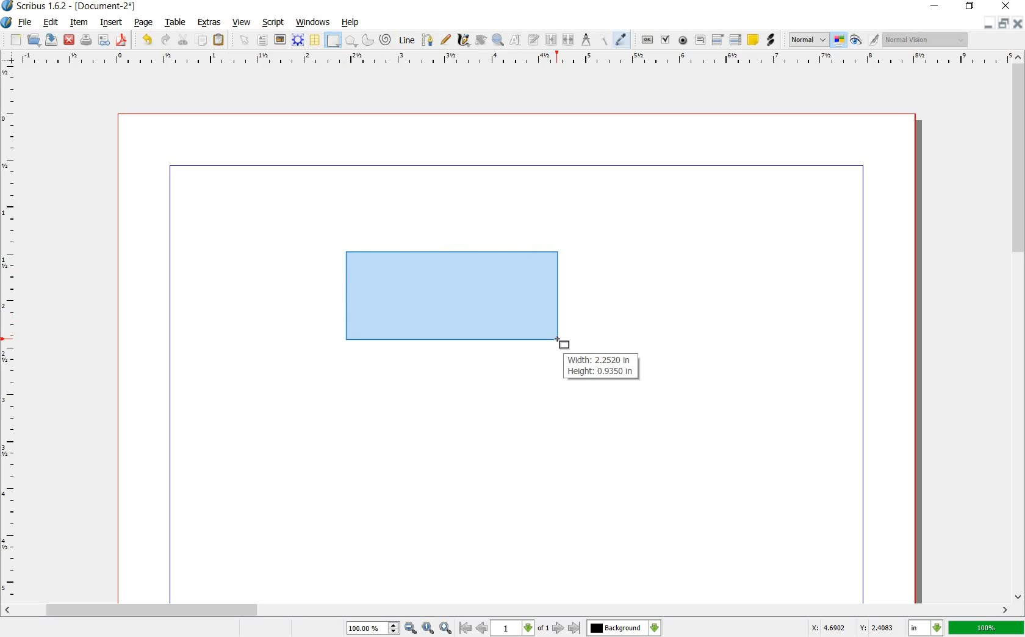 This screenshot has height=637, width=1025. What do you see at coordinates (77, 23) in the screenshot?
I see `ITEM` at bounding box center [77, 23].